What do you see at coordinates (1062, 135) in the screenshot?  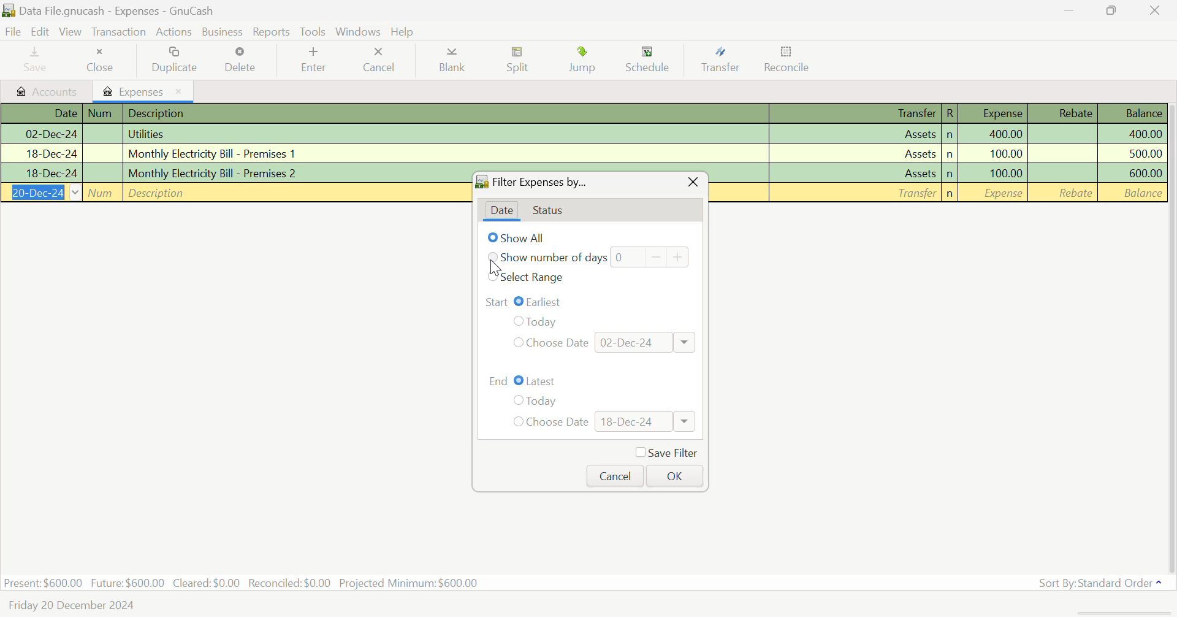 I see `Rebate` at bounding box center [1062, 135].